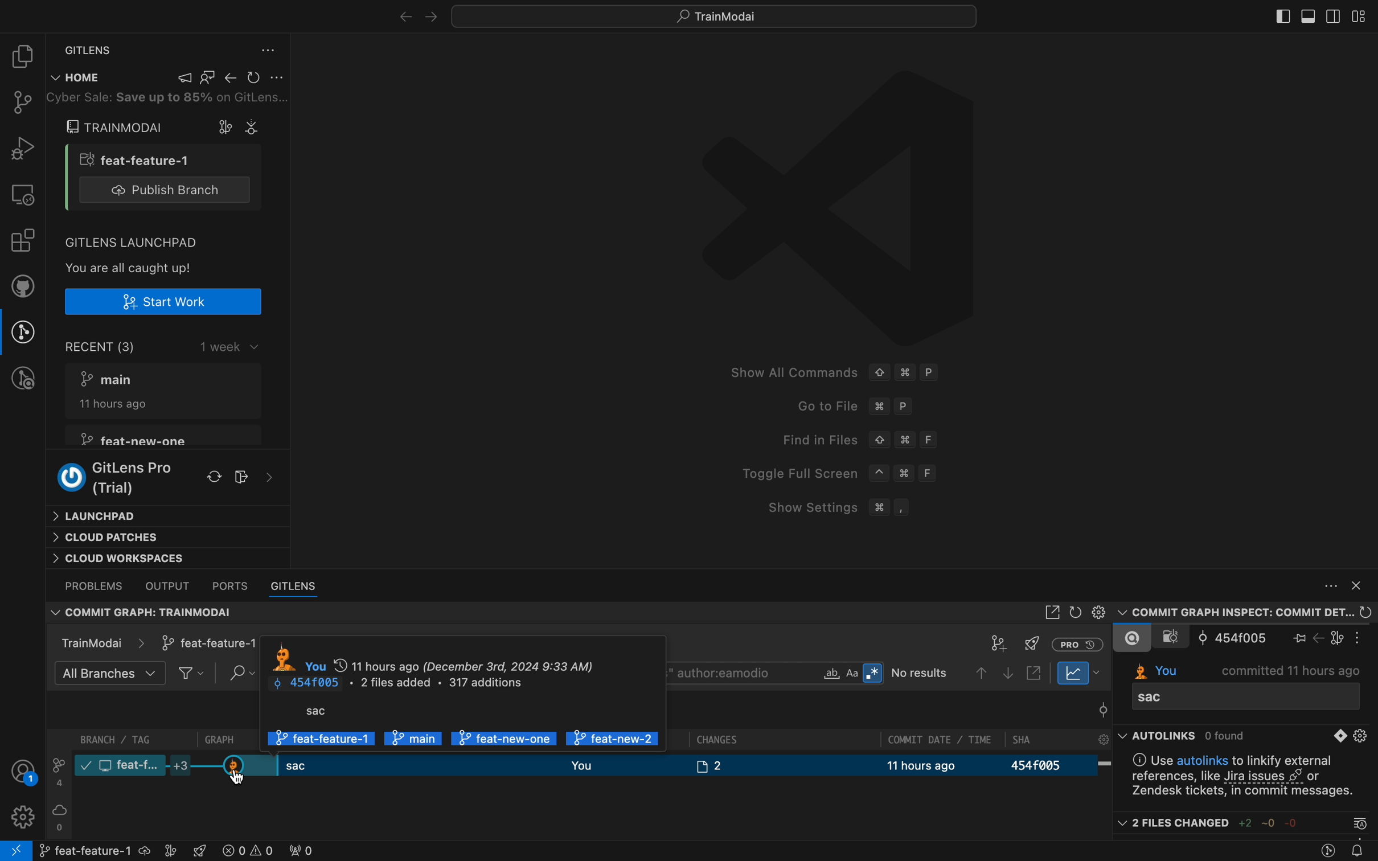 Image resolution: width=1378 pixels, height=861 pixels. What do you see at coordinates (231, 76) in the screenshot?
I see `` at bounding box center [231, 76].